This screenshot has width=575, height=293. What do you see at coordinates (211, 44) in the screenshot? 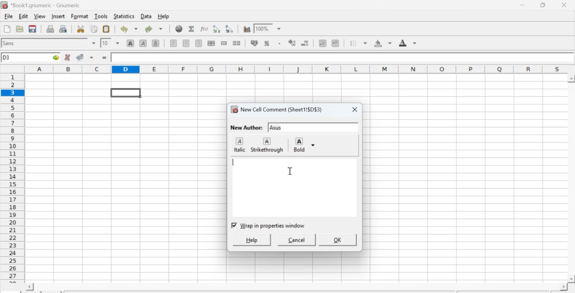
I see `Center horizontally` at bounding box center [211, 44].